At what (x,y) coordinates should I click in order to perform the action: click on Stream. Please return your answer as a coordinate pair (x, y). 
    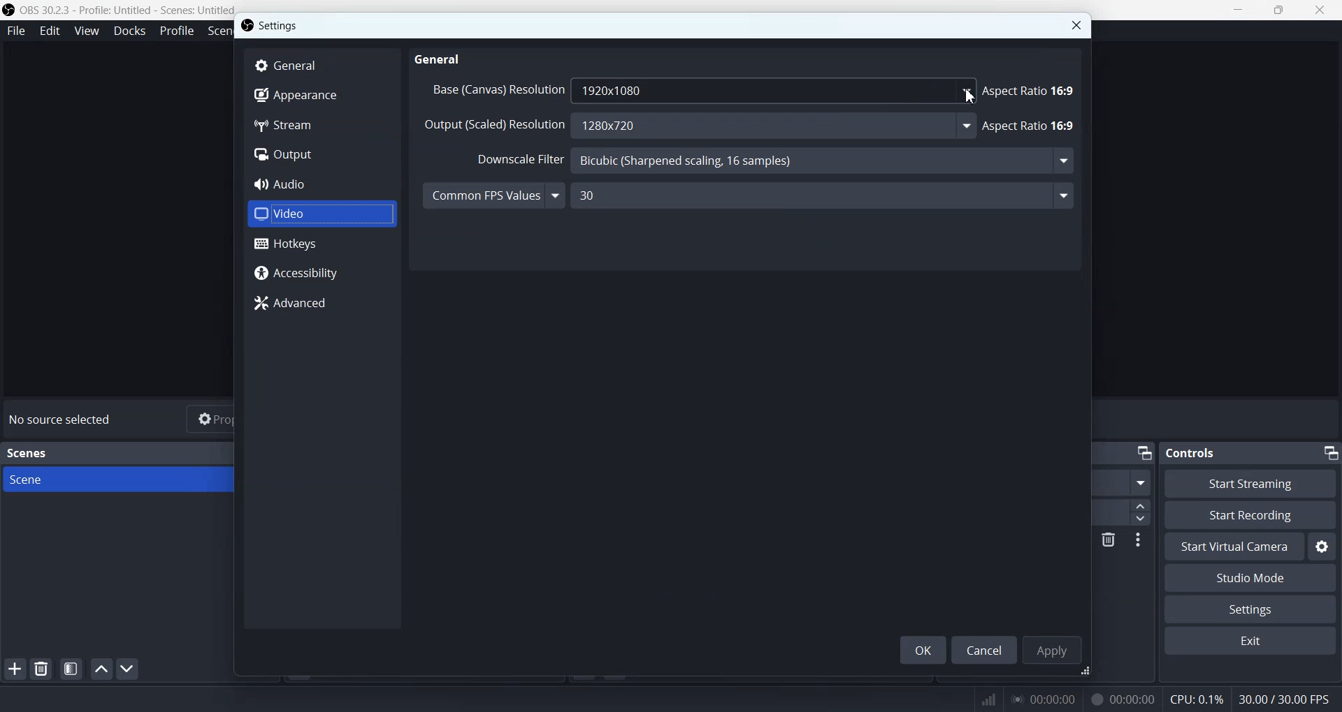
    Looking at the image, I should click on (320, 124).